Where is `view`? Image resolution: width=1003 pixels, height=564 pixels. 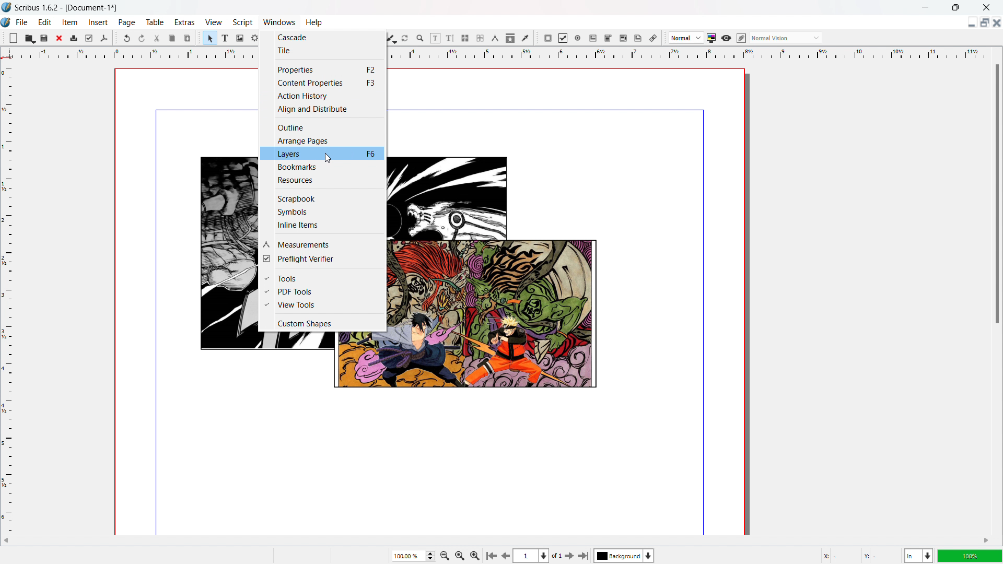 view is located at coordinates (213, 22).